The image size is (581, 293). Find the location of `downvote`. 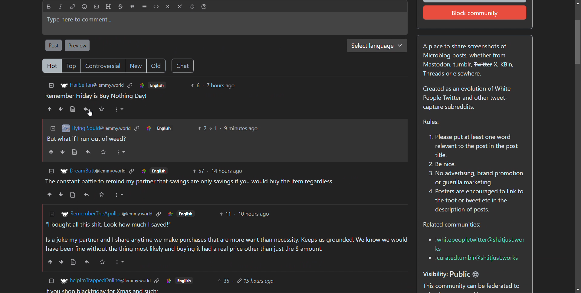

downvote is located at coordinates (61, 109).